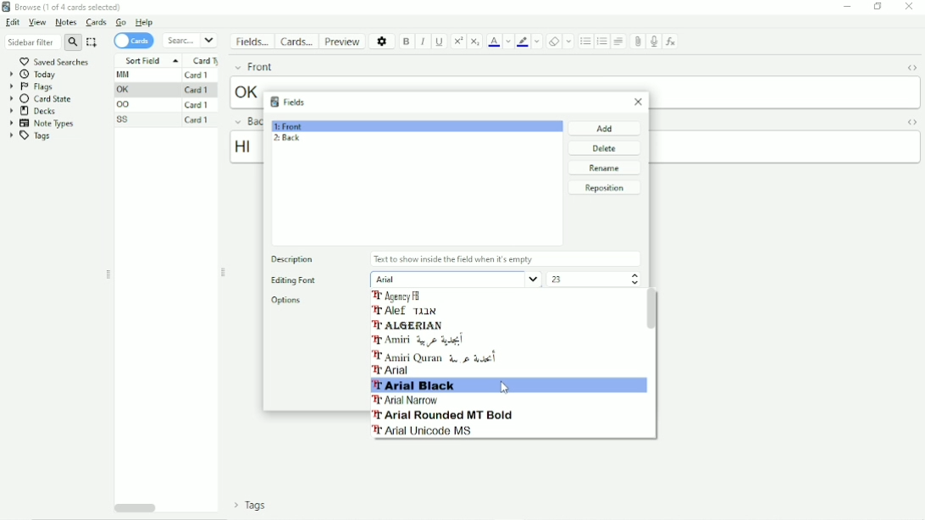 This screenshot has width=925, height=520. What do you see at coordinates (288, 301) in the screenshot?
I see `Options` at bounding box center [288, 301].